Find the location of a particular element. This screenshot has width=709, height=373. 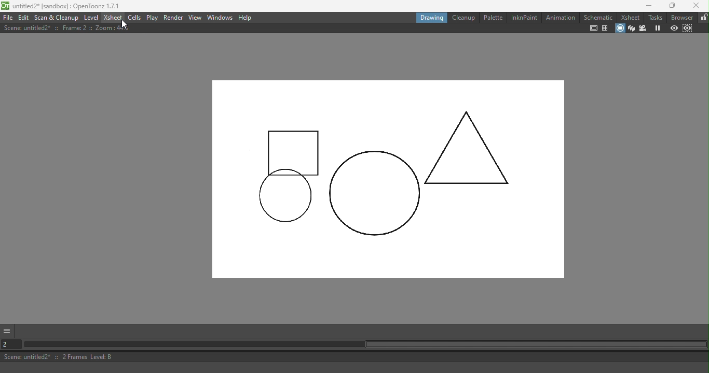

Sub-camera preview is located at coordinates (687, 28).